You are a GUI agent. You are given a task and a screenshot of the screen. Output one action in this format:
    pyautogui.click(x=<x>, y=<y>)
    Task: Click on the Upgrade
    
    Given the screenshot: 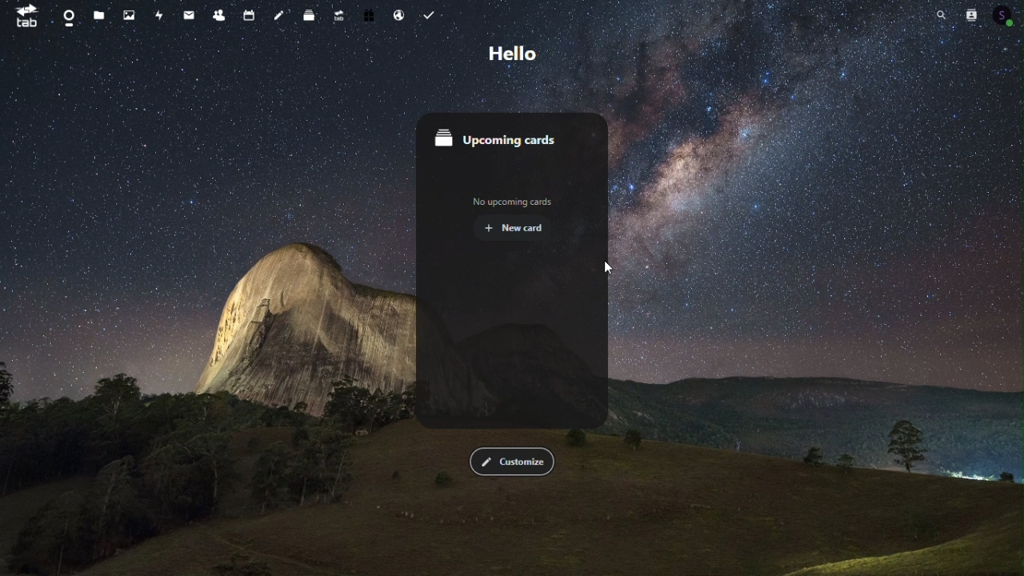 What is the action you would take?
    pyautogui.click(x=340, y=13)
    